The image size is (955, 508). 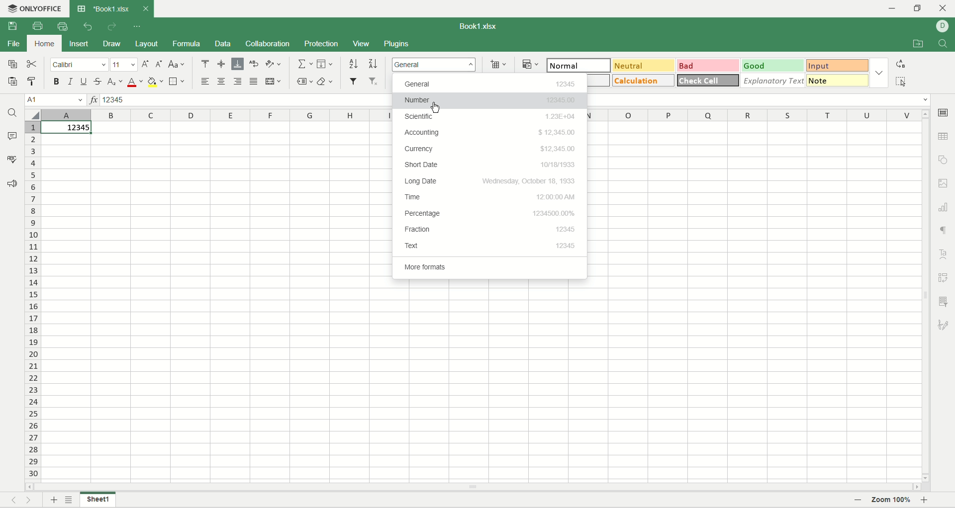 I want to click on subscript, so click(x=114, y=82).